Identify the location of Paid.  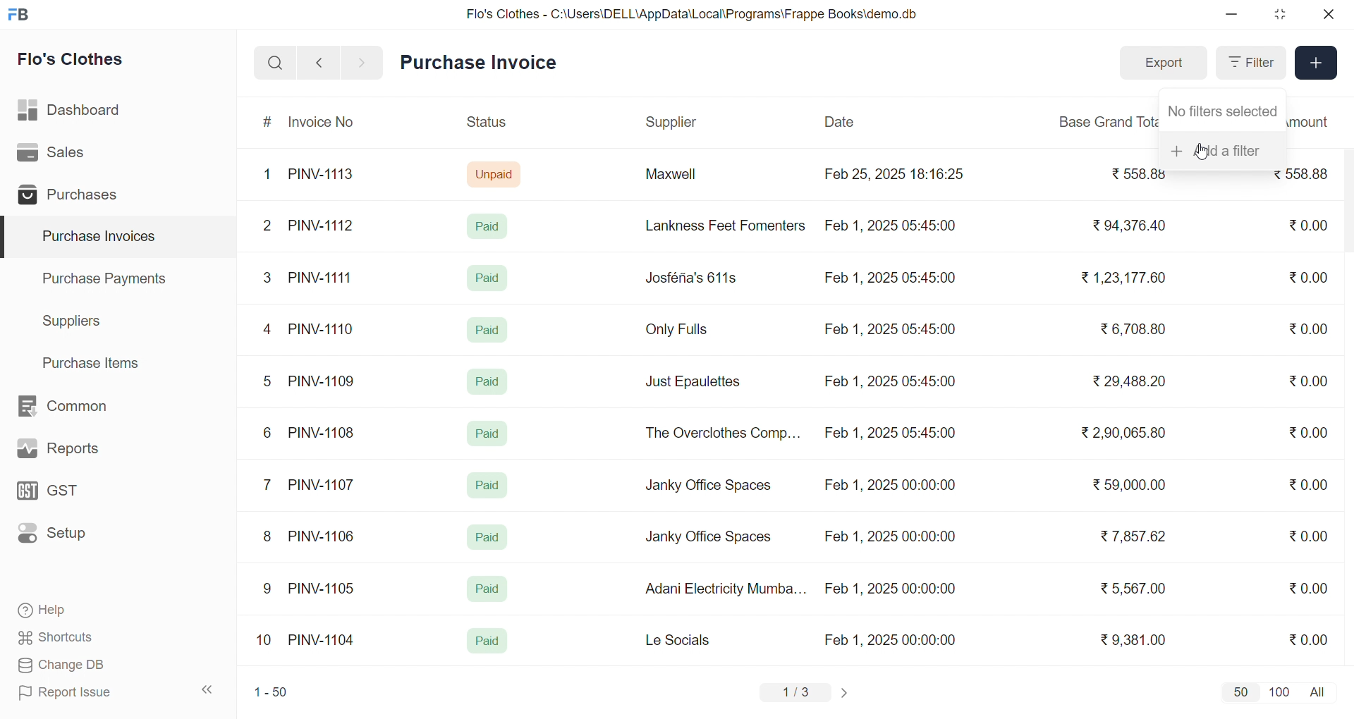
(488, 485).